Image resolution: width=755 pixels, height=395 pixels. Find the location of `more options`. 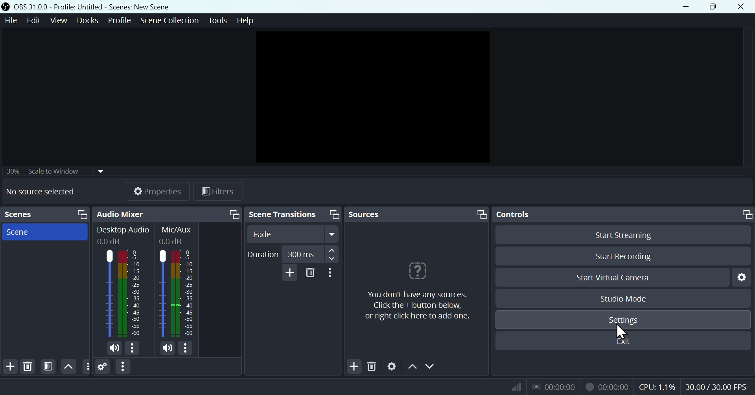

more options is located at coordinates (133, 348).